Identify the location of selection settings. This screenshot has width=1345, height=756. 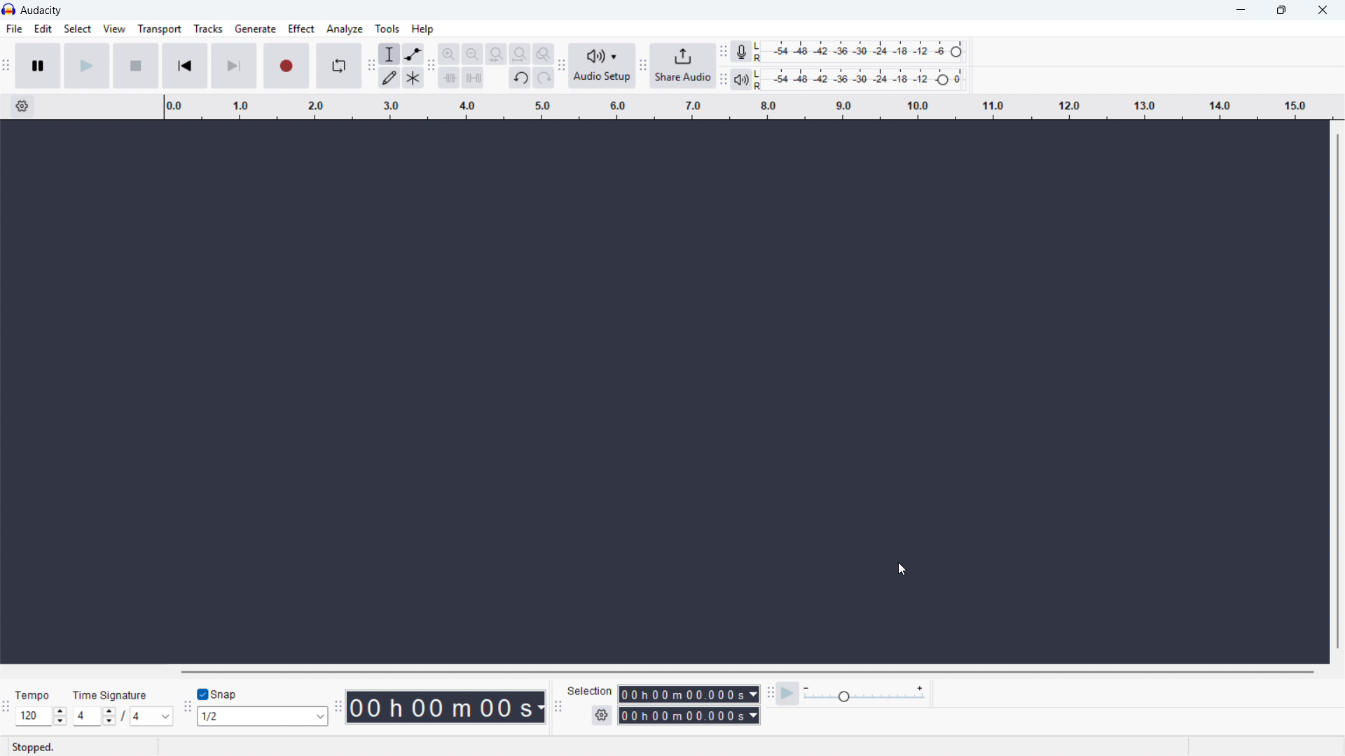
(602, 715).